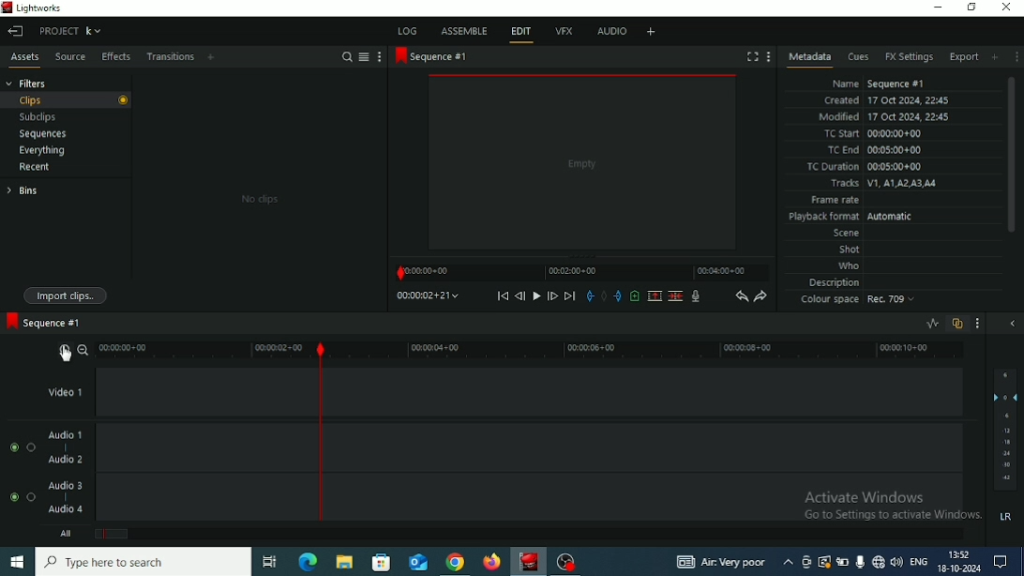 The image size is (1024, 576). What do you see at coordinates (382, 563) in the screenshot?
I see `Taskbar icon` at bounding box center [382, 563].